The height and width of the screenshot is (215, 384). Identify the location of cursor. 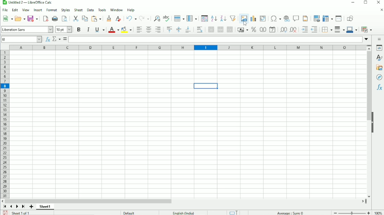
(246, 24).